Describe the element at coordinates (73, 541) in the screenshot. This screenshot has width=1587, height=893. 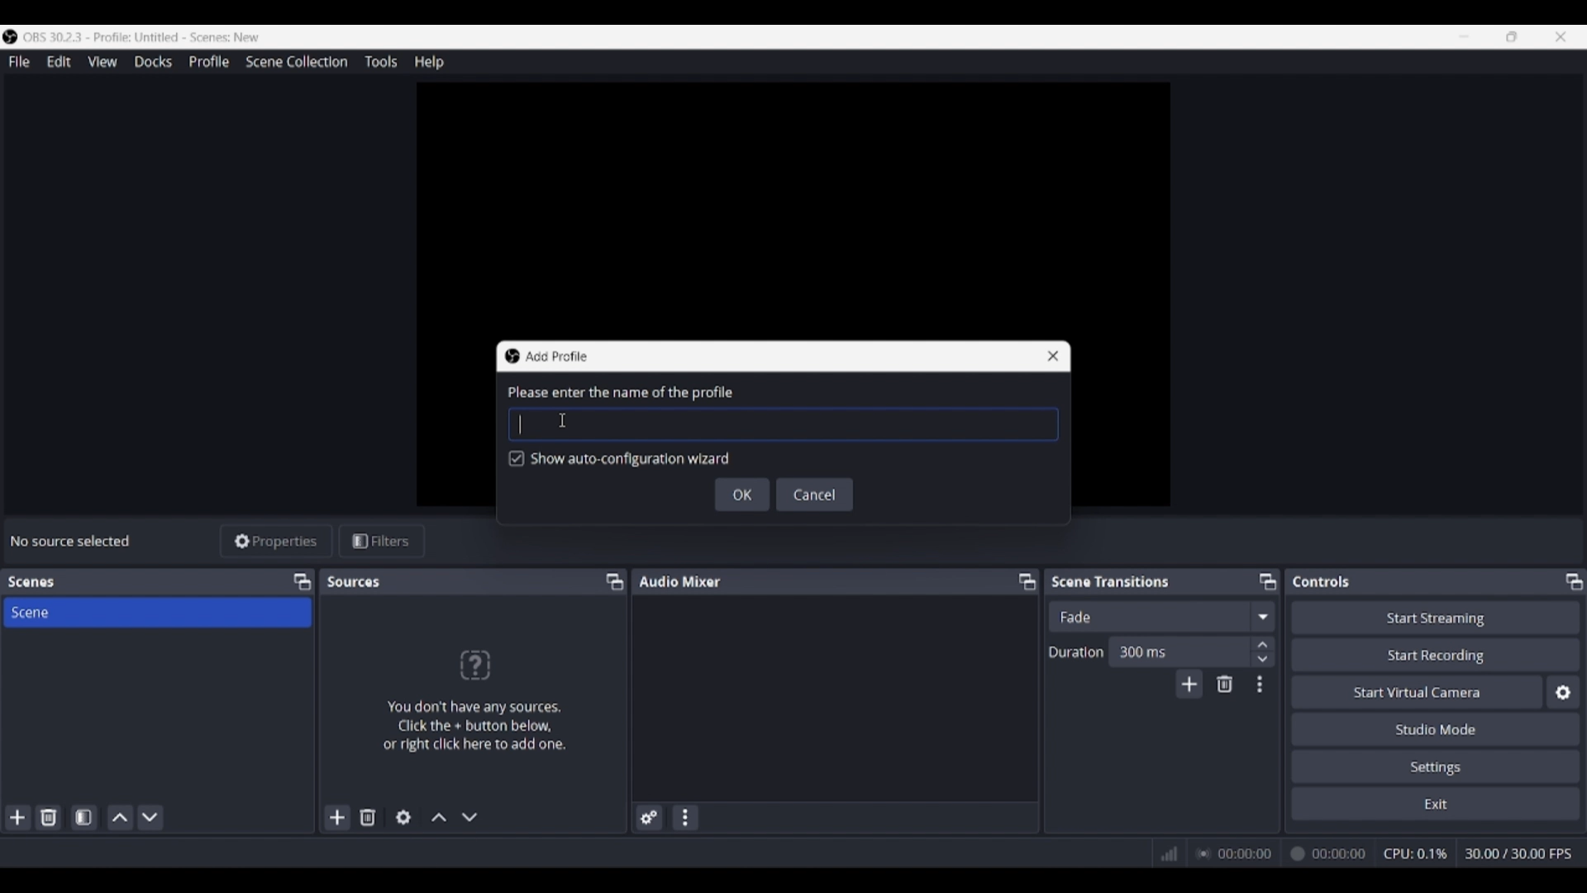
I see `Source status` at that location.